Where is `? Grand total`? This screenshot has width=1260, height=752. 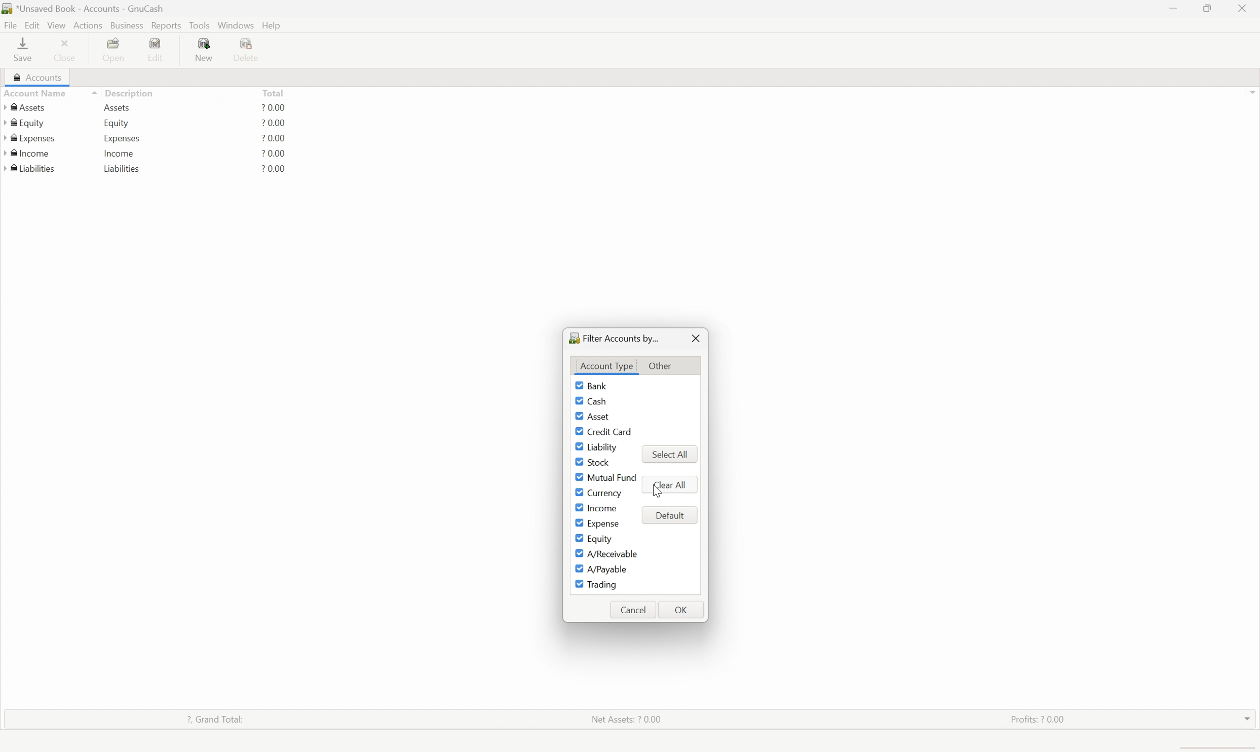
? Grand total is located at coordinates (213, 718).